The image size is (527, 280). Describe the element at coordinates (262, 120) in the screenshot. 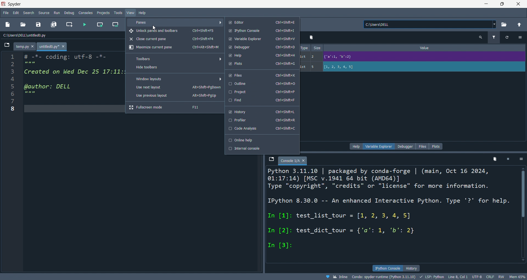

I see `profiler` at that location.